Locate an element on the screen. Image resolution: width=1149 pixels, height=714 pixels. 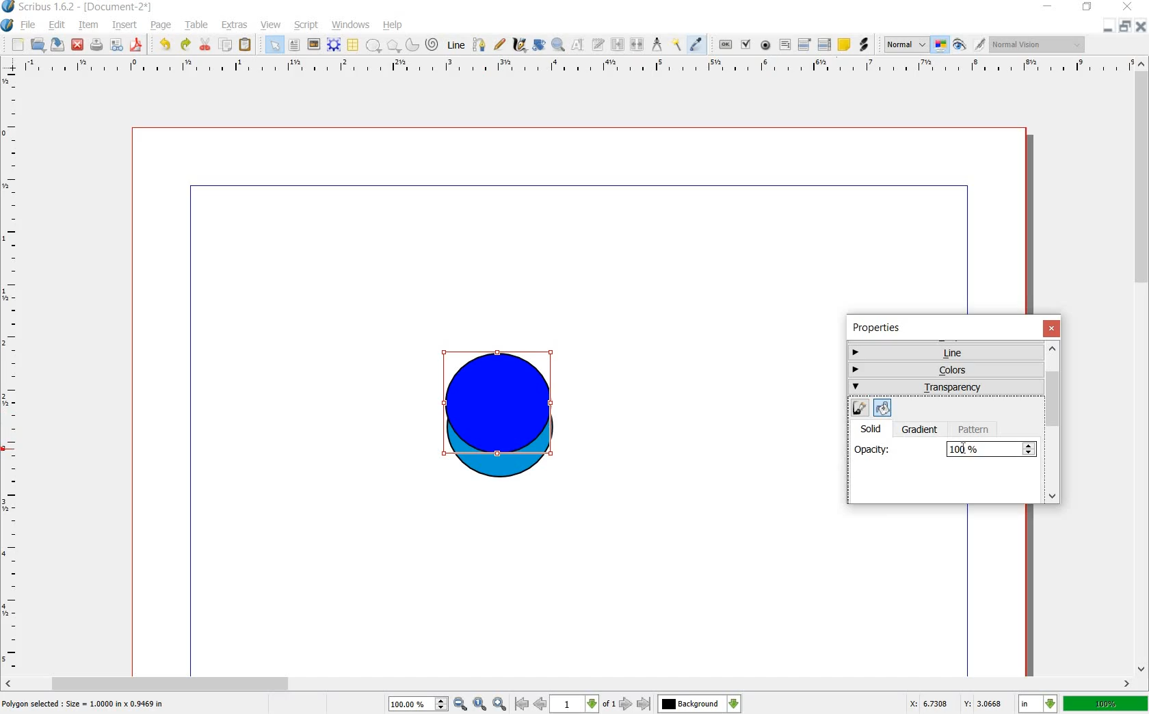
ruler is located at coordinates (577, 69).